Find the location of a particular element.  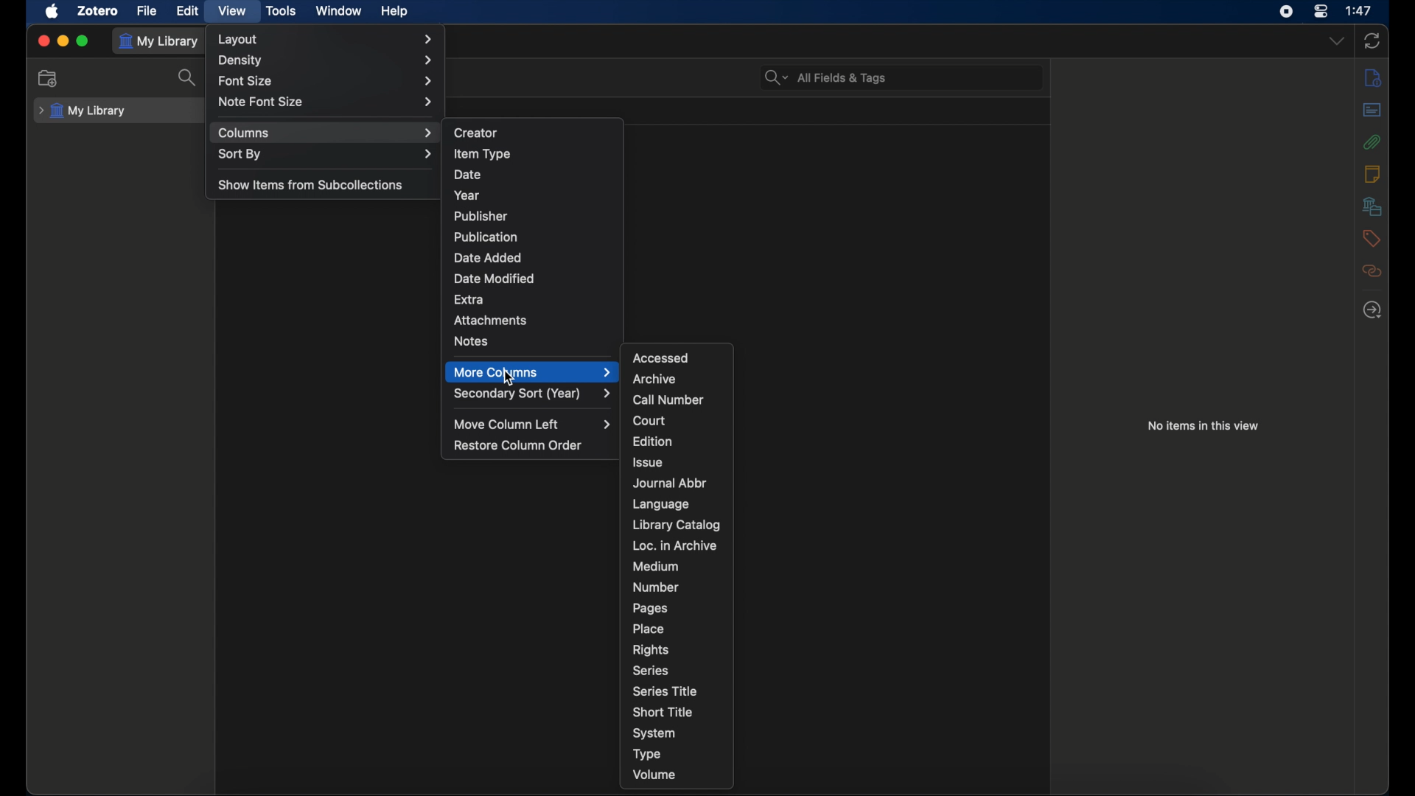

issue is located at coordinates (647, 462).